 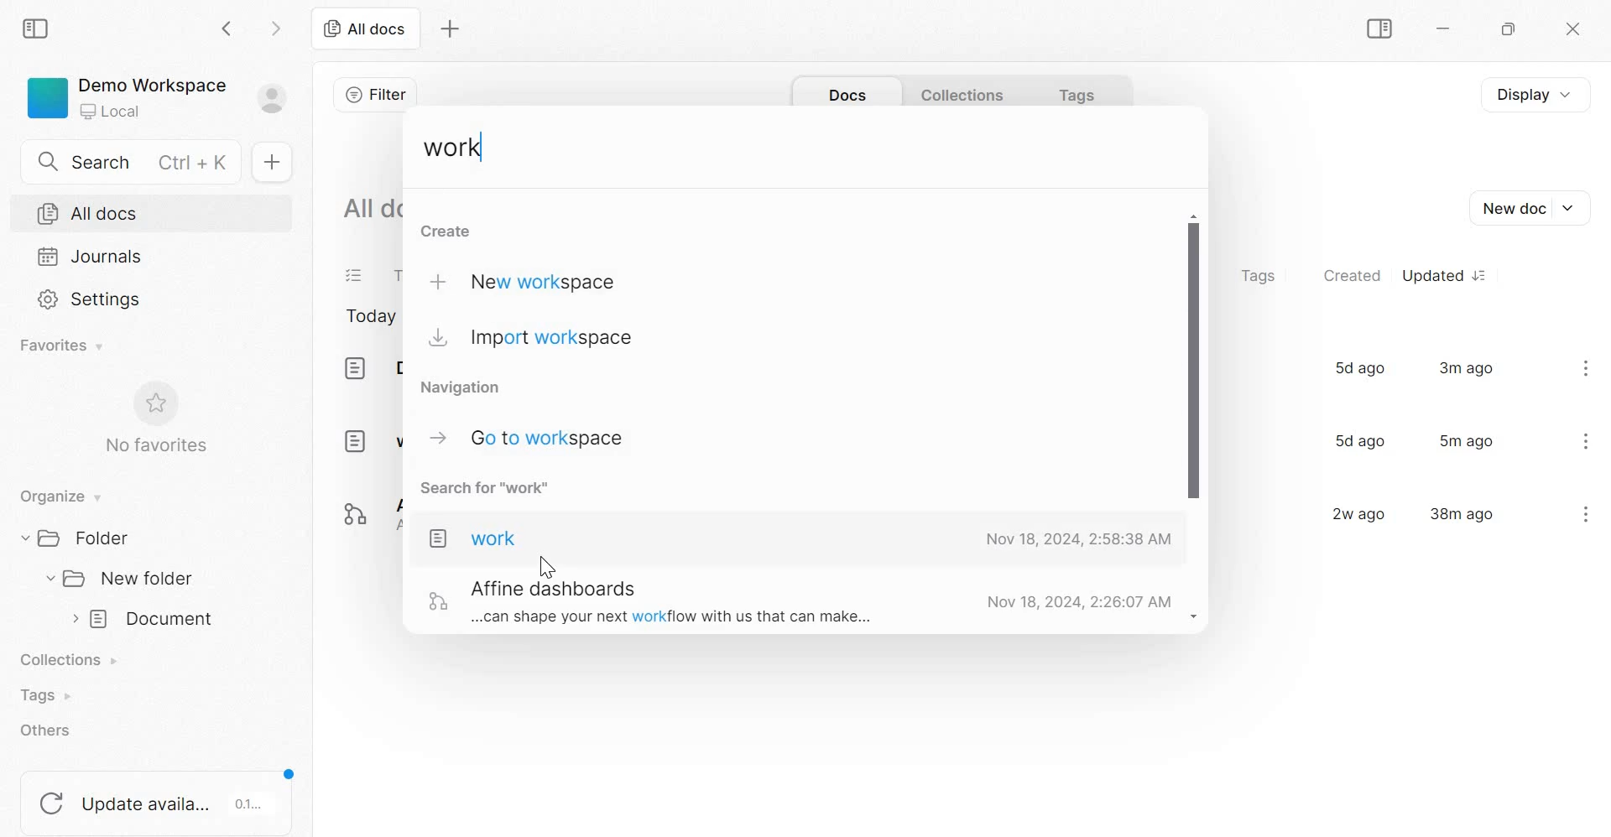 What do you see at coordinates (355, 277) in the screenshot?
I see `task list` at bounding box center [355, 277].